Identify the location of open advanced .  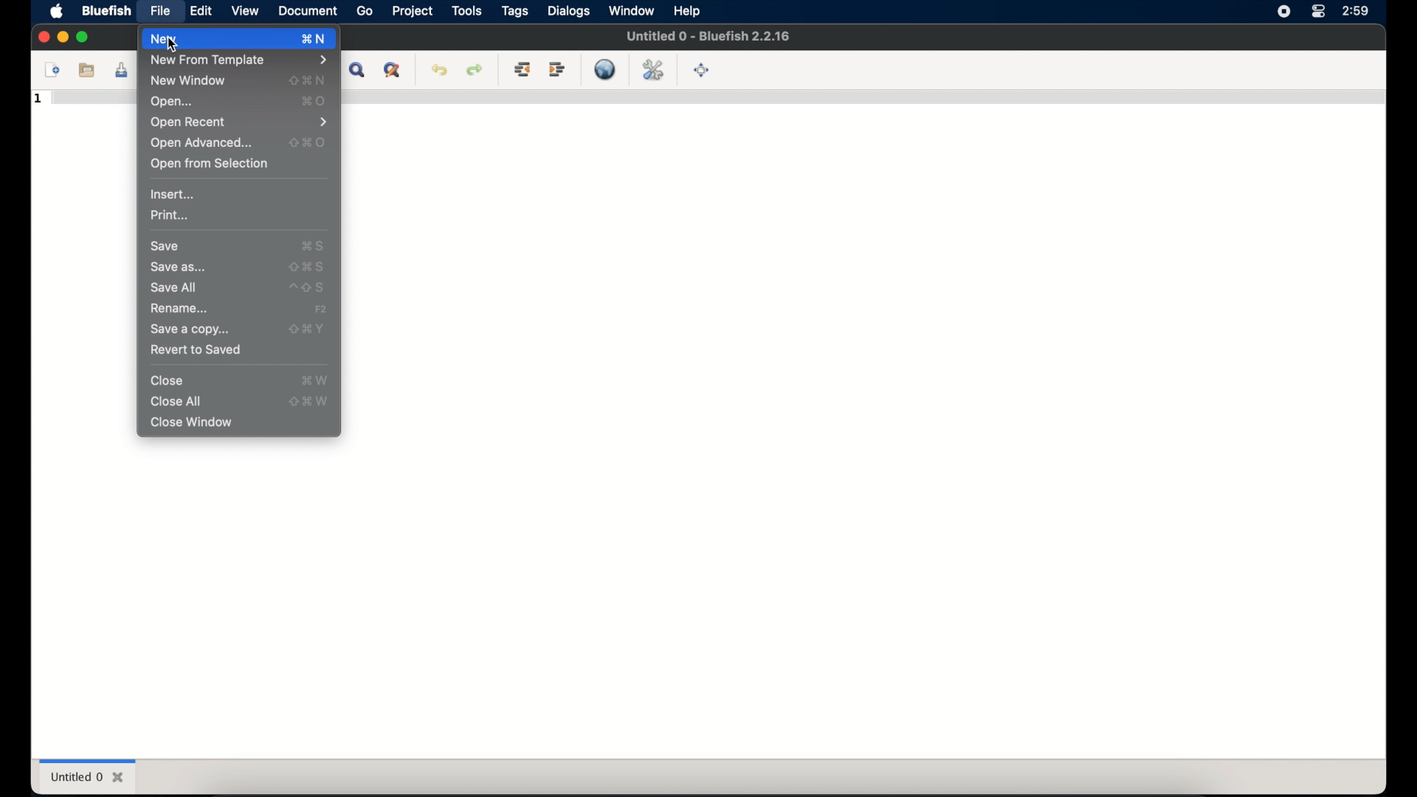
(201, 143).